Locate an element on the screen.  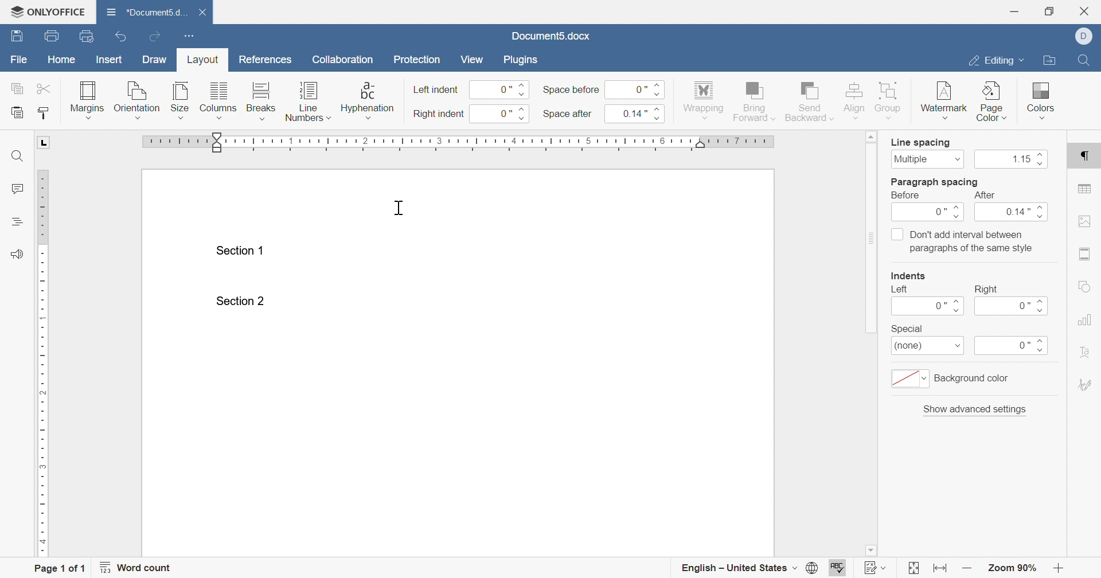
align is located at coordinates (855, 100).